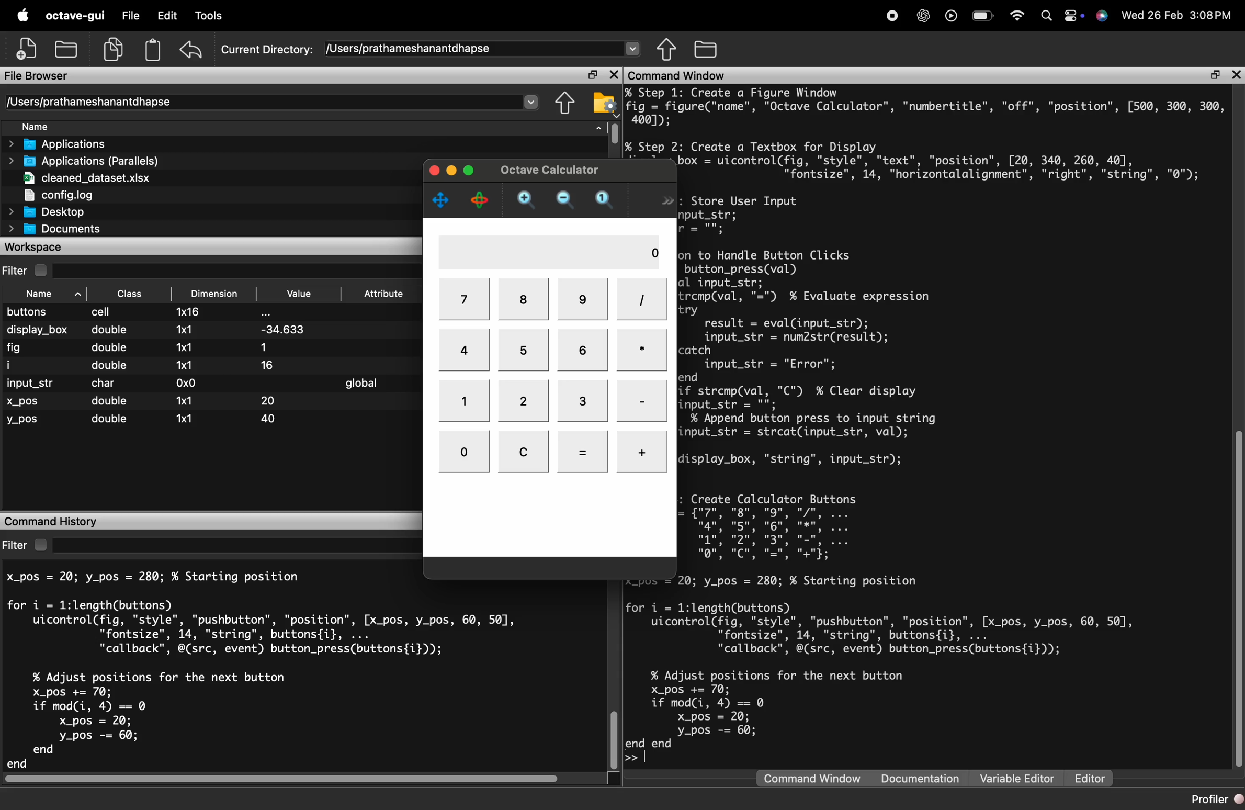 The width and height of the screenshot is (1245, 810). I want to click on vertical scrollbar, so click(1237, 595).